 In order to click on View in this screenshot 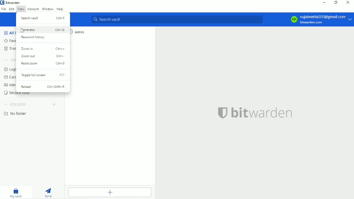, I will do `click(21, 9)`.